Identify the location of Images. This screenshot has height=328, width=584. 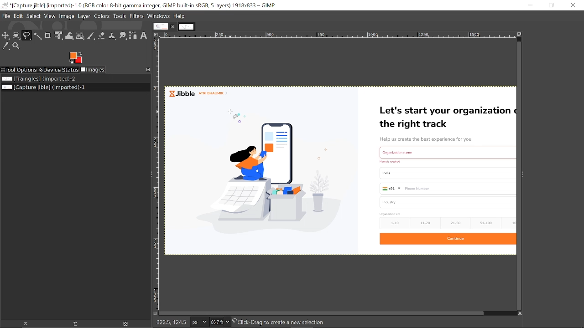
(93, 70).